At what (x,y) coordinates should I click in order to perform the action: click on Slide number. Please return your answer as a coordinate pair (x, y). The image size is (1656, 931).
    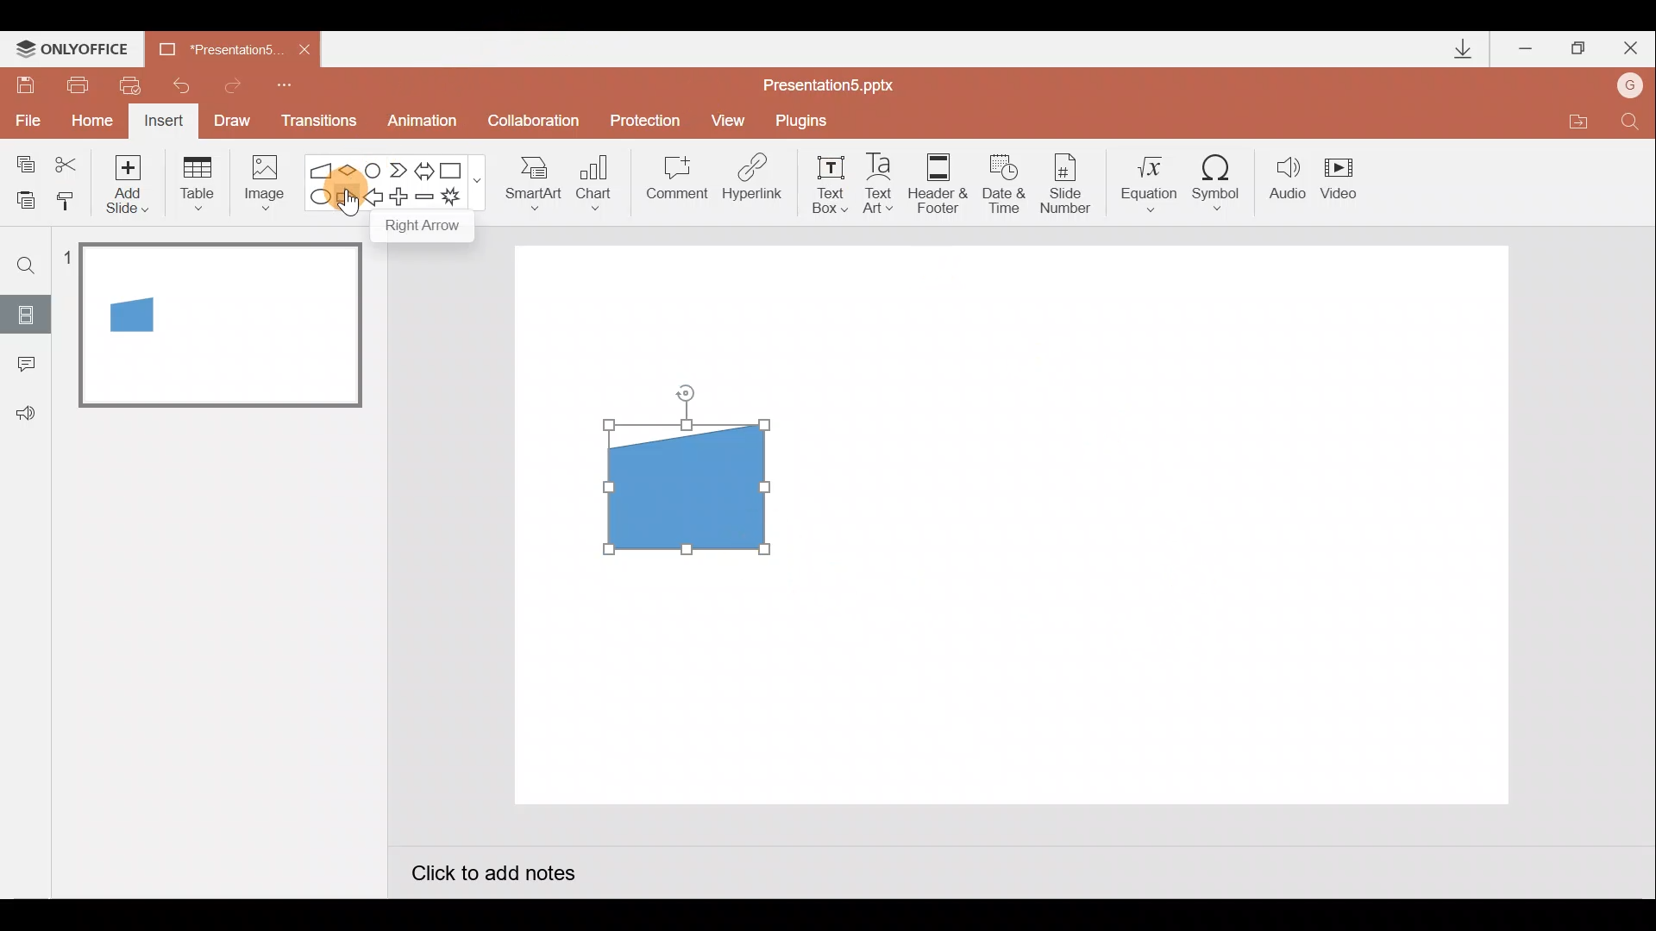
    Looking at the image, I should click on (1070, 184).